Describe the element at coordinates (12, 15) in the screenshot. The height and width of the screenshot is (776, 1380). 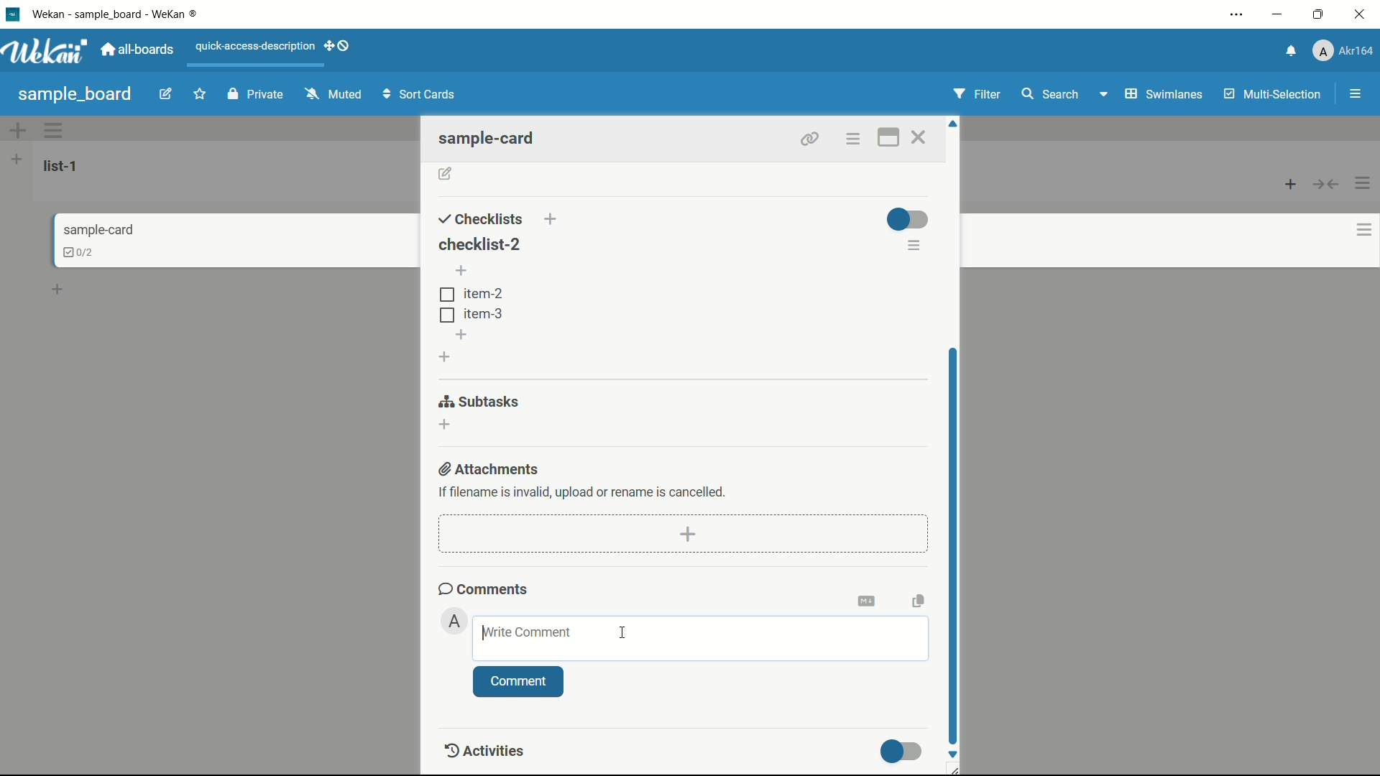
I see `app icon` at that location.